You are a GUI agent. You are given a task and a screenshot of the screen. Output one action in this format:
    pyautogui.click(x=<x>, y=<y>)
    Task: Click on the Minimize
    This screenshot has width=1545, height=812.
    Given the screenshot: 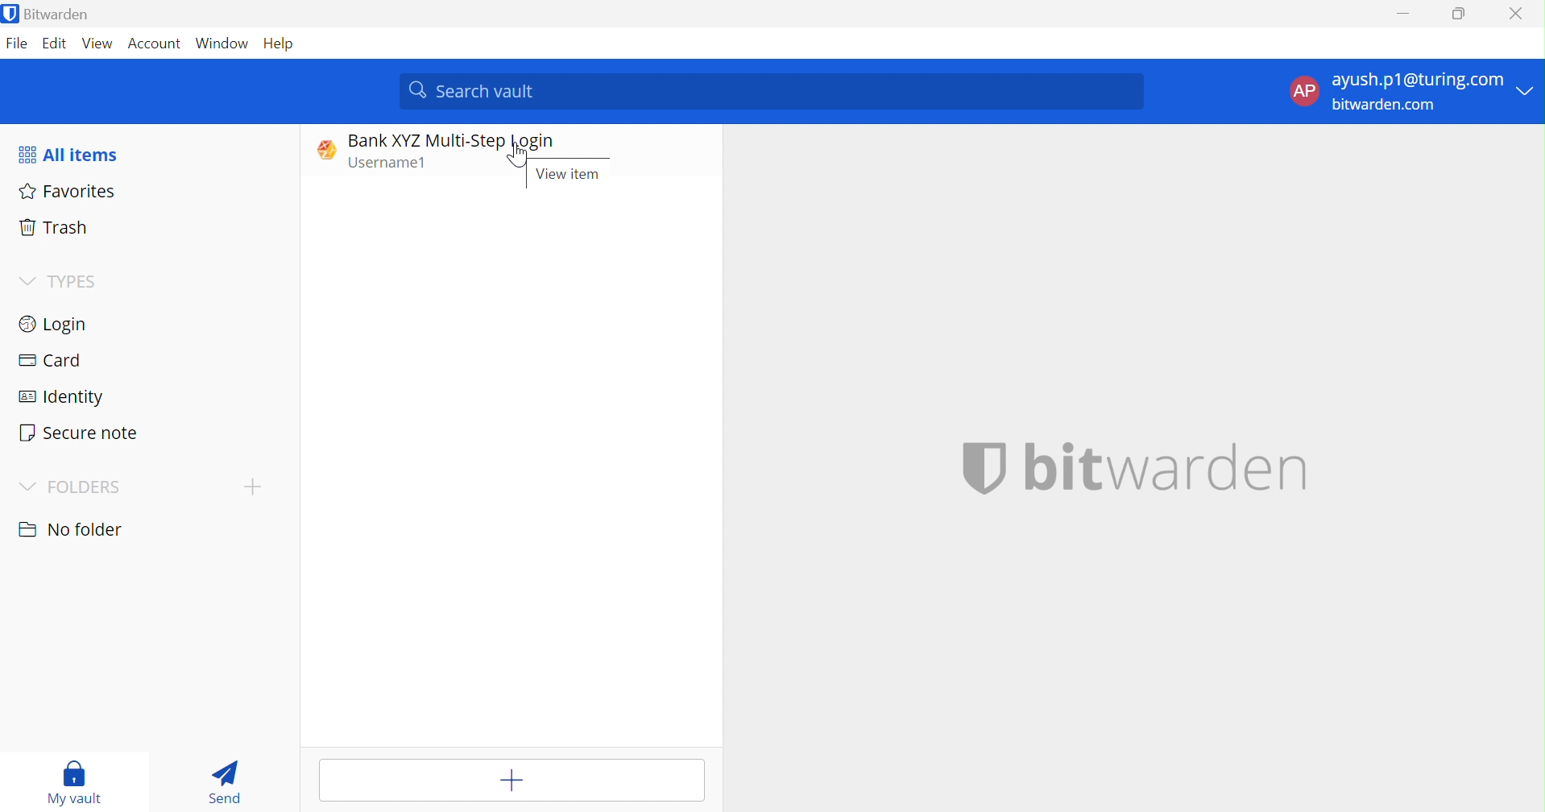 What is the action you would take?
    pyautogui.click(x=1401, y=15)
    